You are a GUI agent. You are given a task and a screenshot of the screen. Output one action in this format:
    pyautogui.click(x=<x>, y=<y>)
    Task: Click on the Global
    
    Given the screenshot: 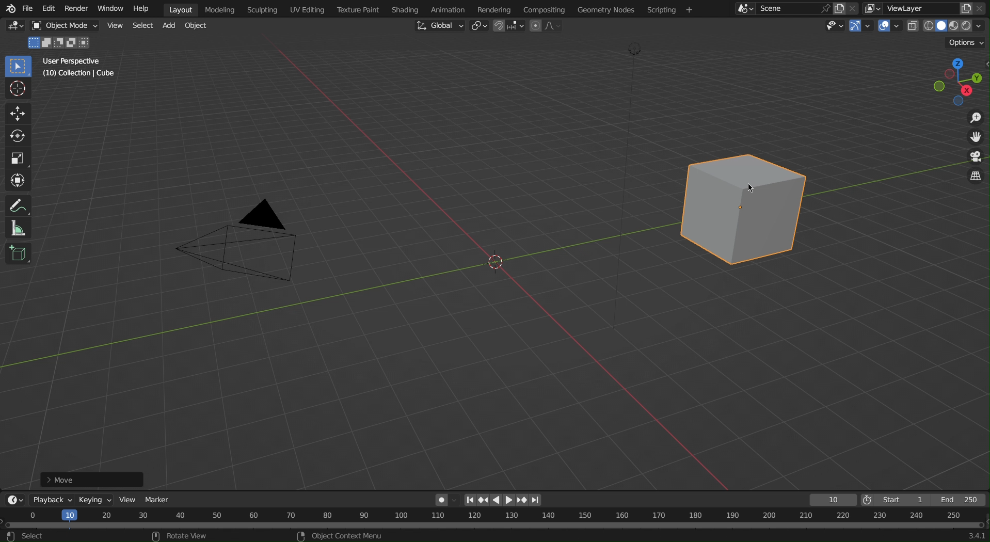 What is the action you would take?
    pyautogui.click(x=439, y=26)
    